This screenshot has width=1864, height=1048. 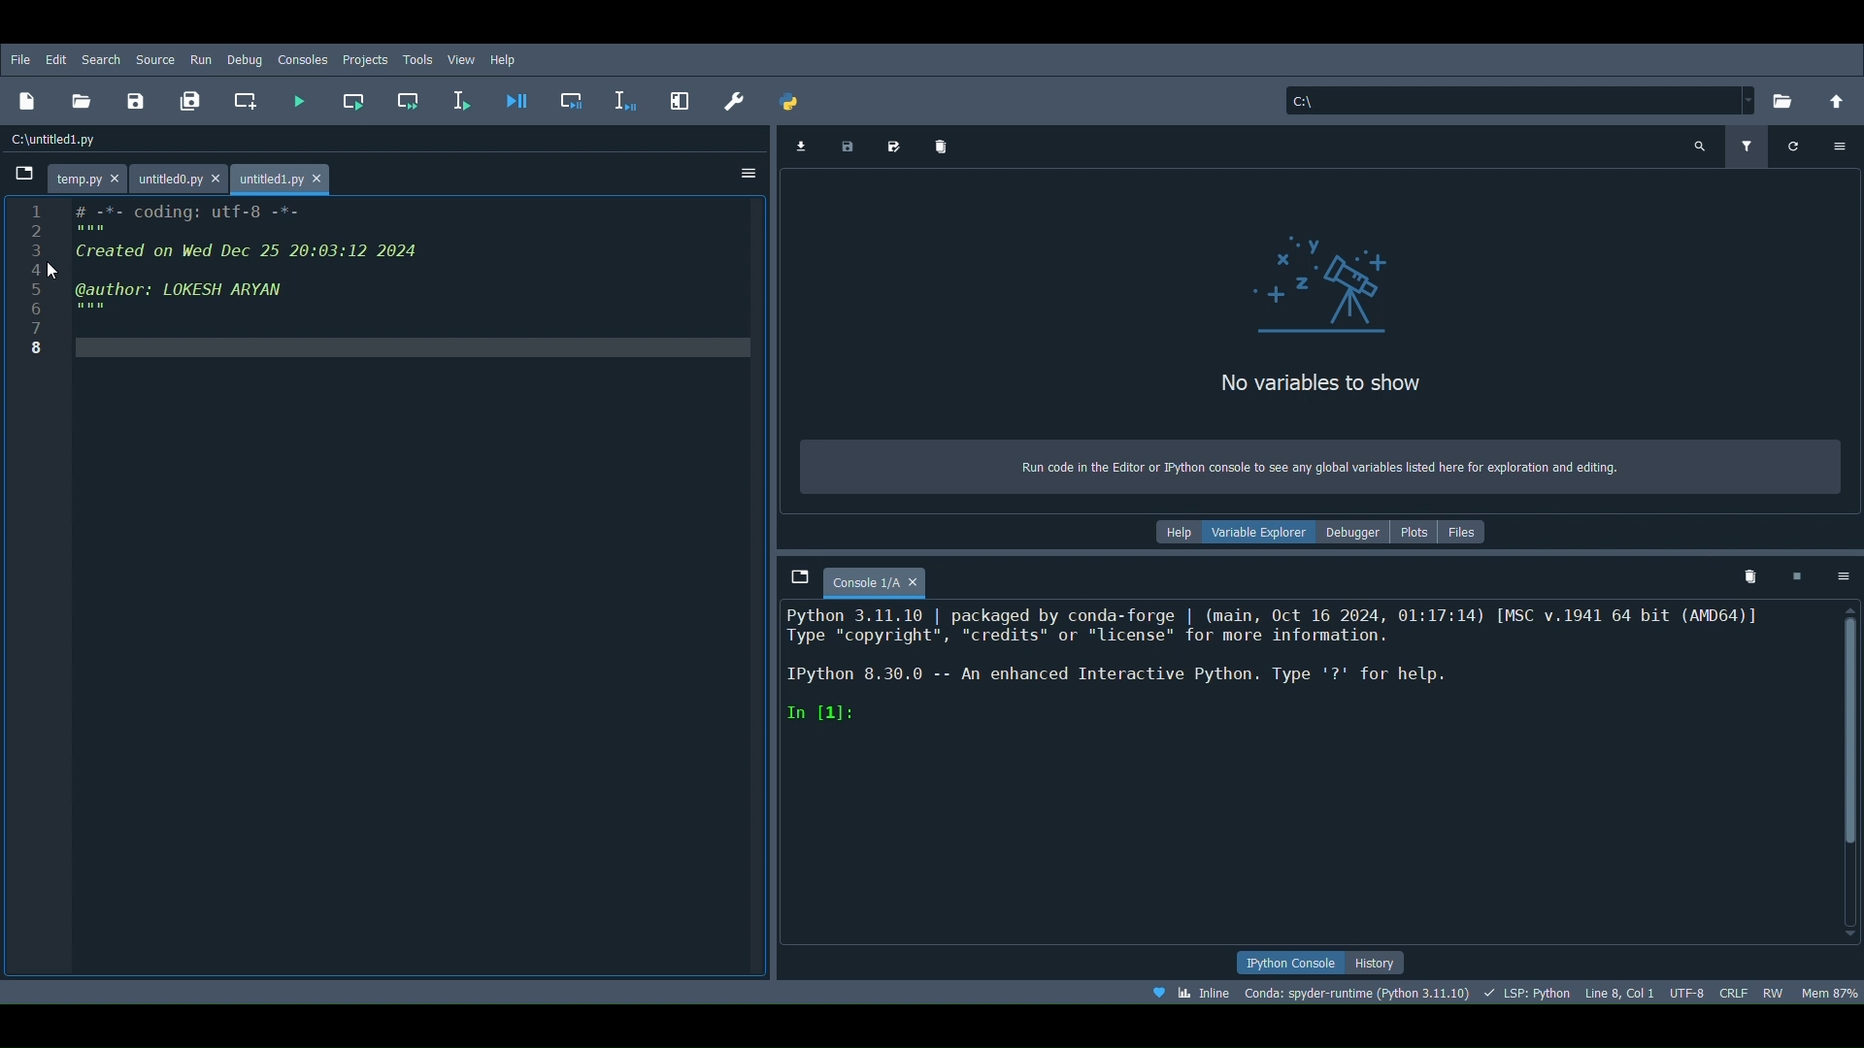 What do you see at coordinates (1788, 97) in the screenshot?
I see `Browse a working directory` at bounding box center [1788, 97].